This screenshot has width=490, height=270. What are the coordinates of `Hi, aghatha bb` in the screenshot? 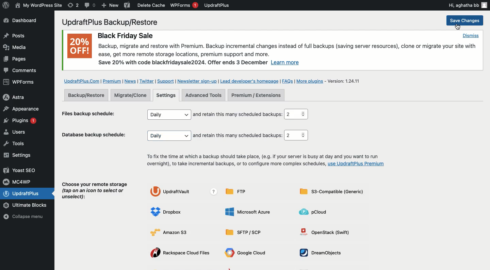 It's located at (467, 5).